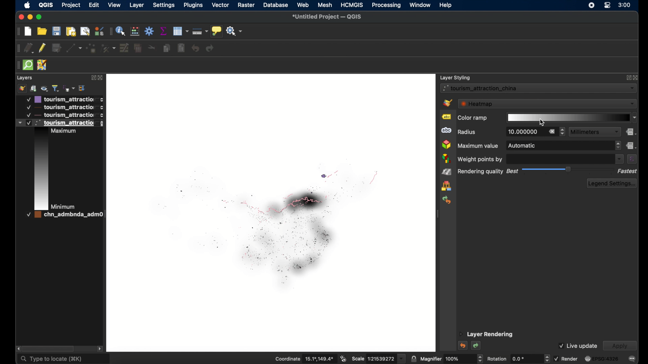  Describe the element at coordinates (42, 48) in the screenshot. I see `toggle editing` at that location.